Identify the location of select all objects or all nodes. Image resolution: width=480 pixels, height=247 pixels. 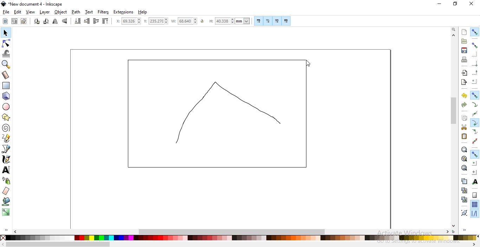
(5, 21).